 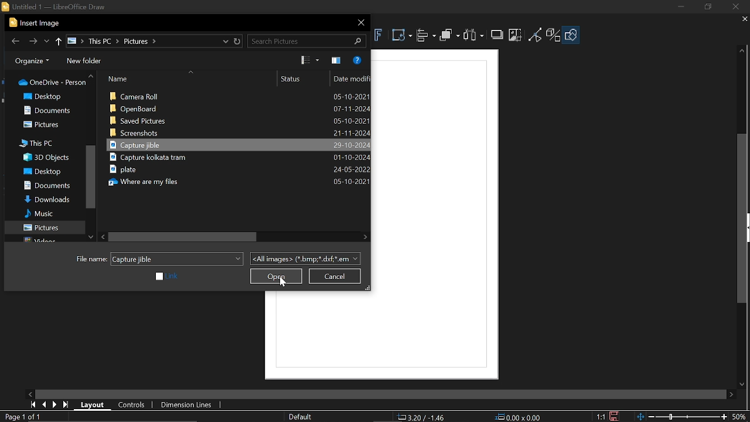 What do you see at coordinates (614, 416) in the screenshot?
I see `Click to save` at bounding box center [614, 416].